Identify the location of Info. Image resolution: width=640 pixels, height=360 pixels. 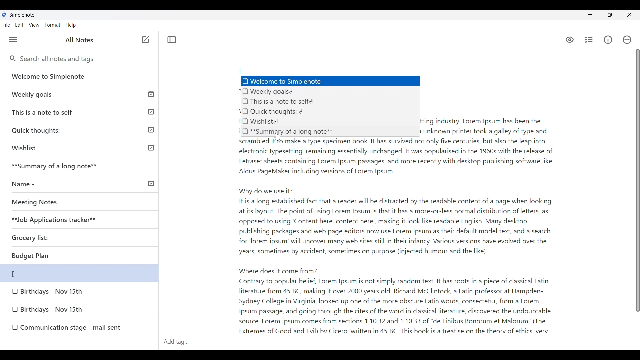
(608, 40).